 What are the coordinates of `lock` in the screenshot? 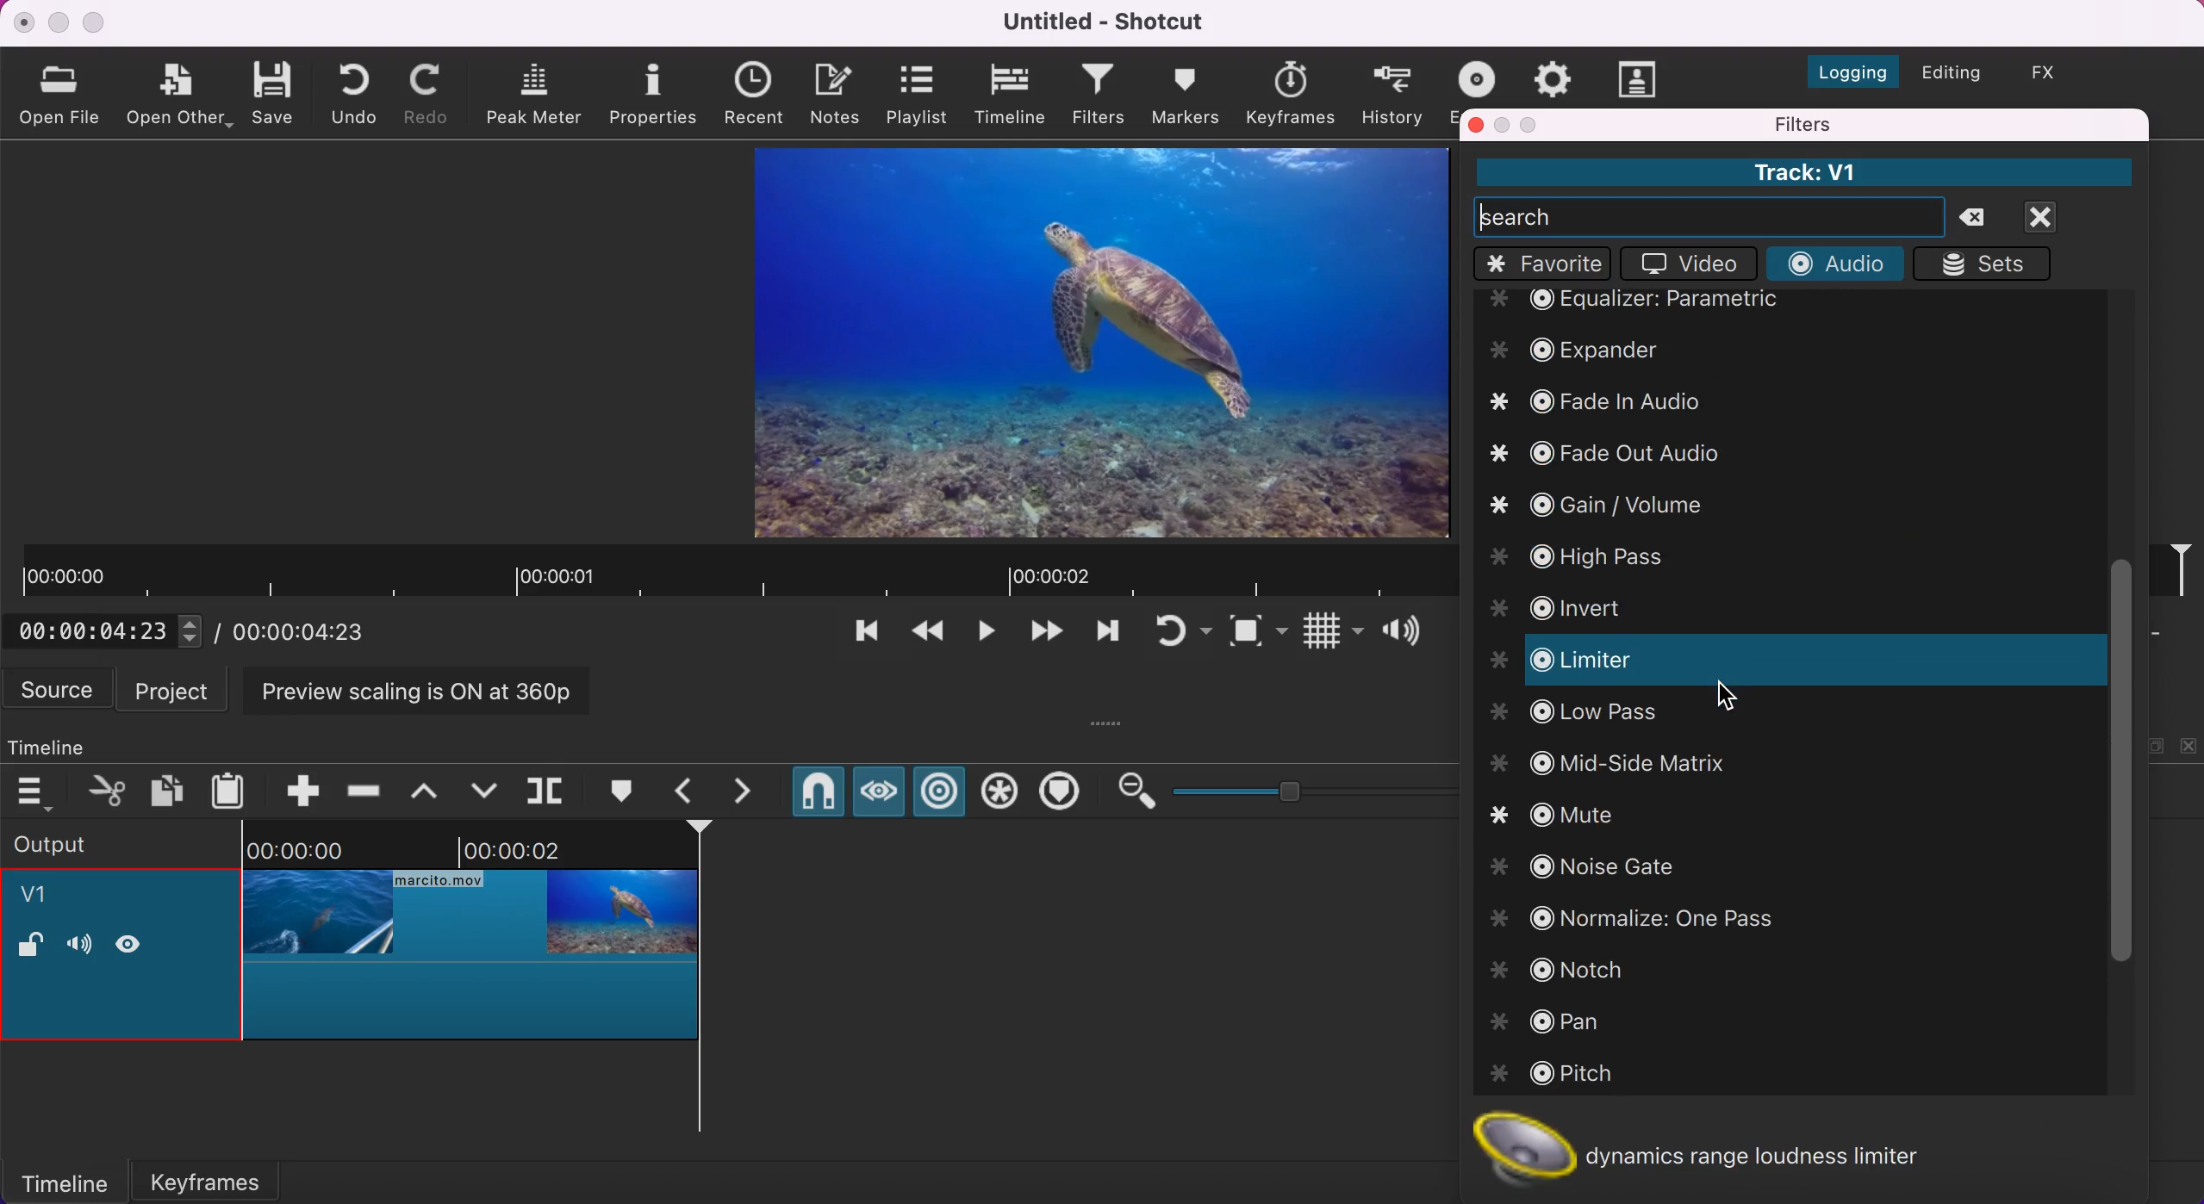 It's located at (30, 947).